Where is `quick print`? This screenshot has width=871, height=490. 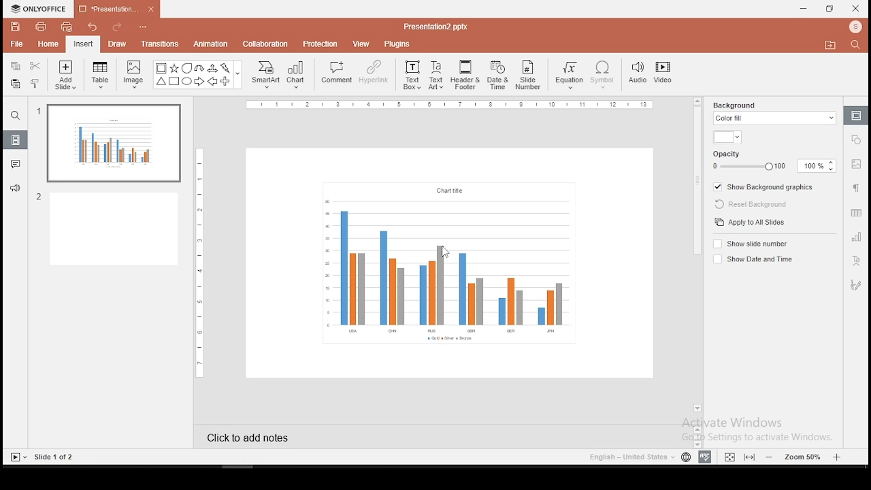
quick print is located at coordinates (68, 27).